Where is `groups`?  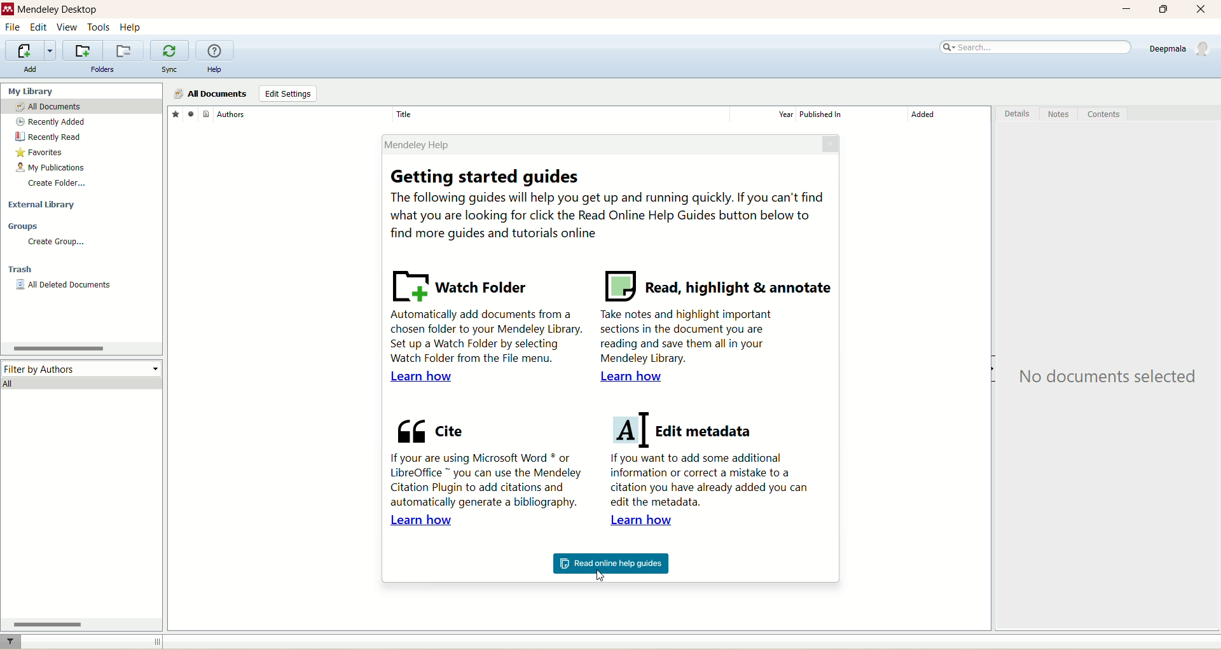
groups is located at coordinates (24, 227).